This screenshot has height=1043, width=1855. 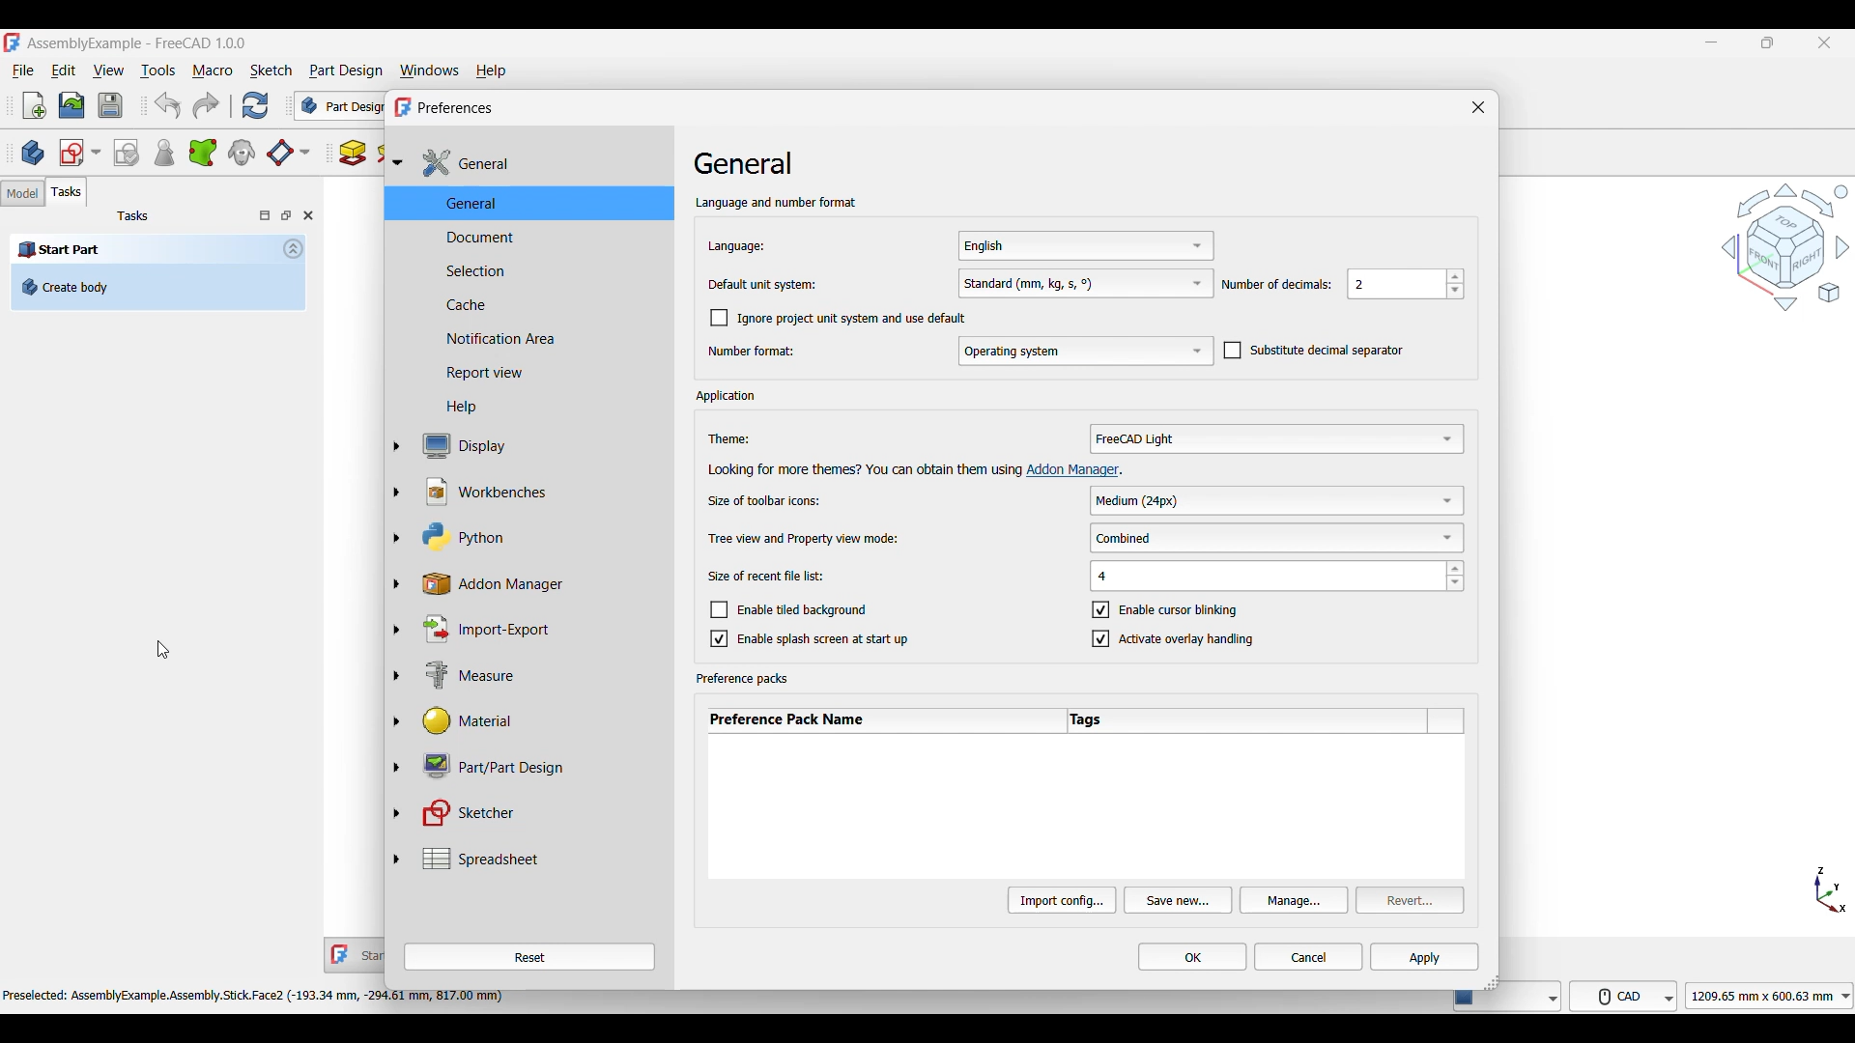 I want to click on Apply, so click(x=1425, y=956).